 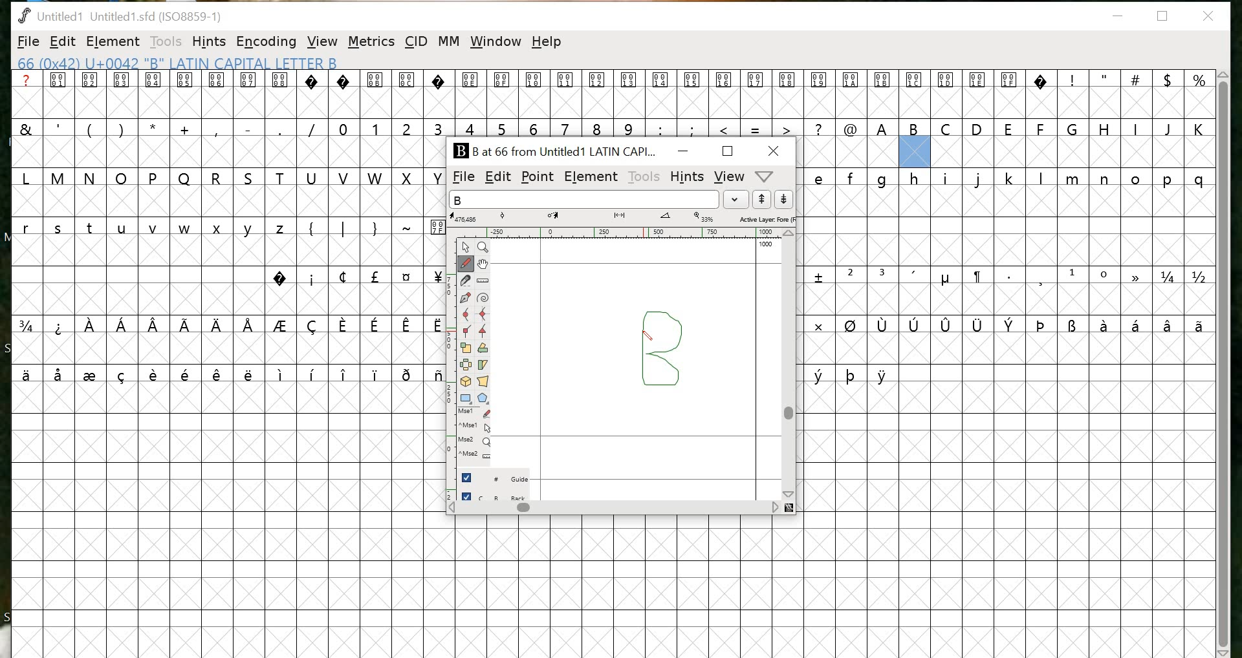 I want to click on Skew, so click(x=483, y=366).